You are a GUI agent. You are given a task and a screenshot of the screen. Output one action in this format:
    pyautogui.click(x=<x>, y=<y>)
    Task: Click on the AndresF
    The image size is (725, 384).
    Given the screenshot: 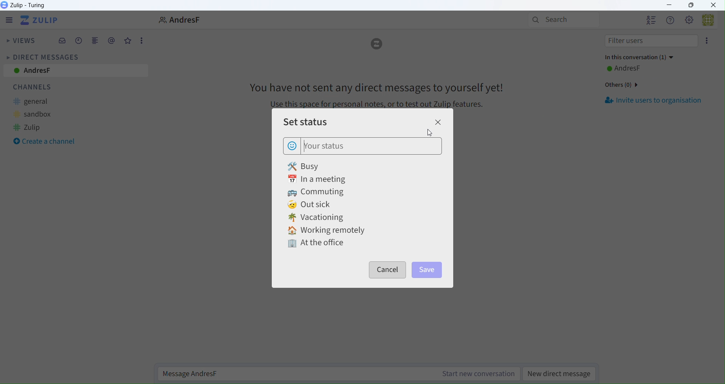 What is the action you would take?
    pyautogui.click(x=633, y=68)
    